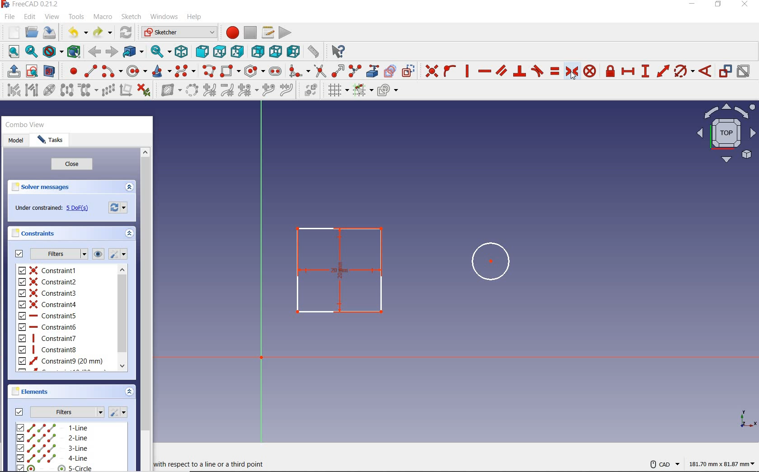 This screenshot has width=759, height=472. What do you see at coordinates (109, 91) in the screenshot?
I see `rectangular array` at bounding box center [109, 91].